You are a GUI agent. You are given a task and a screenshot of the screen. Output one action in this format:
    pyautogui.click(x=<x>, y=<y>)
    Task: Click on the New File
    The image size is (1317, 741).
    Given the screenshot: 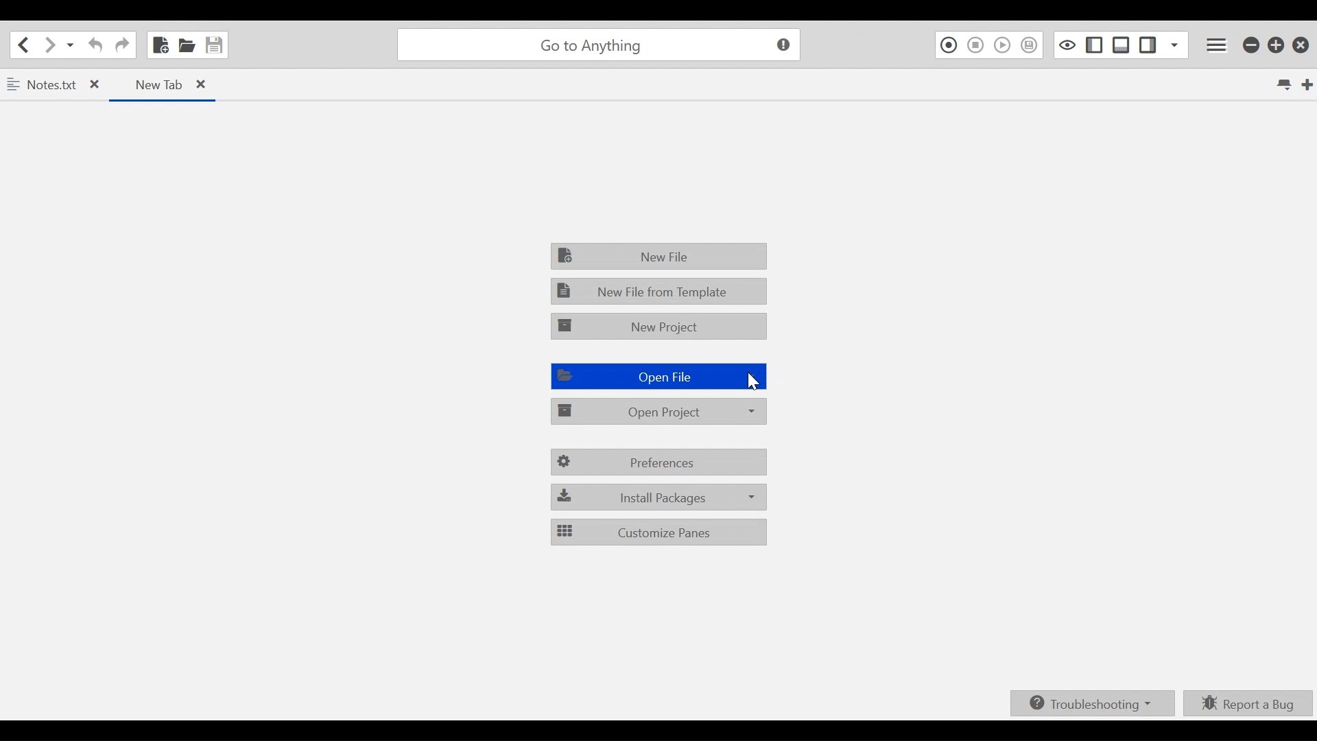 What is the action you would take?
    pyautogui.click(x=159, y=43)
    